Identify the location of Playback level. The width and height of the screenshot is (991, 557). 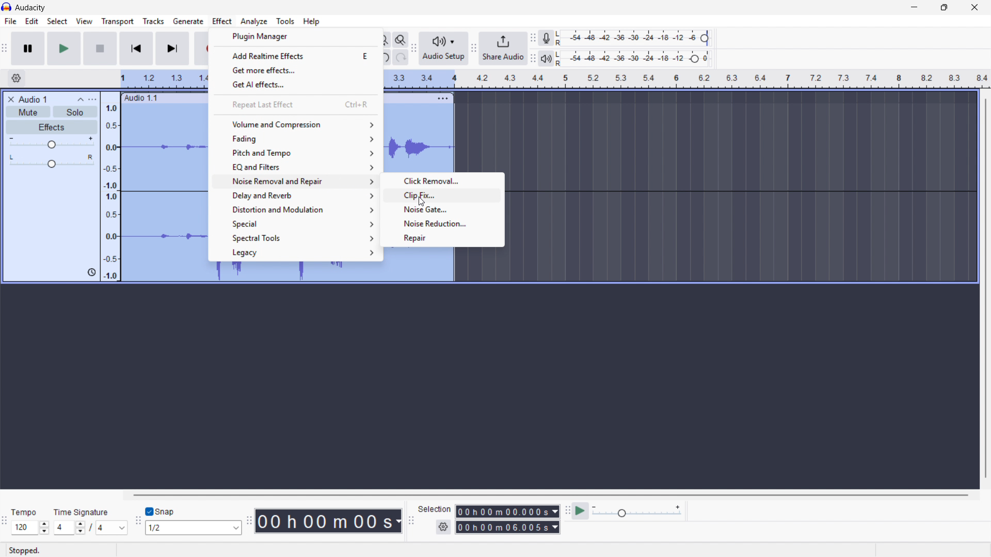
(636, 58).